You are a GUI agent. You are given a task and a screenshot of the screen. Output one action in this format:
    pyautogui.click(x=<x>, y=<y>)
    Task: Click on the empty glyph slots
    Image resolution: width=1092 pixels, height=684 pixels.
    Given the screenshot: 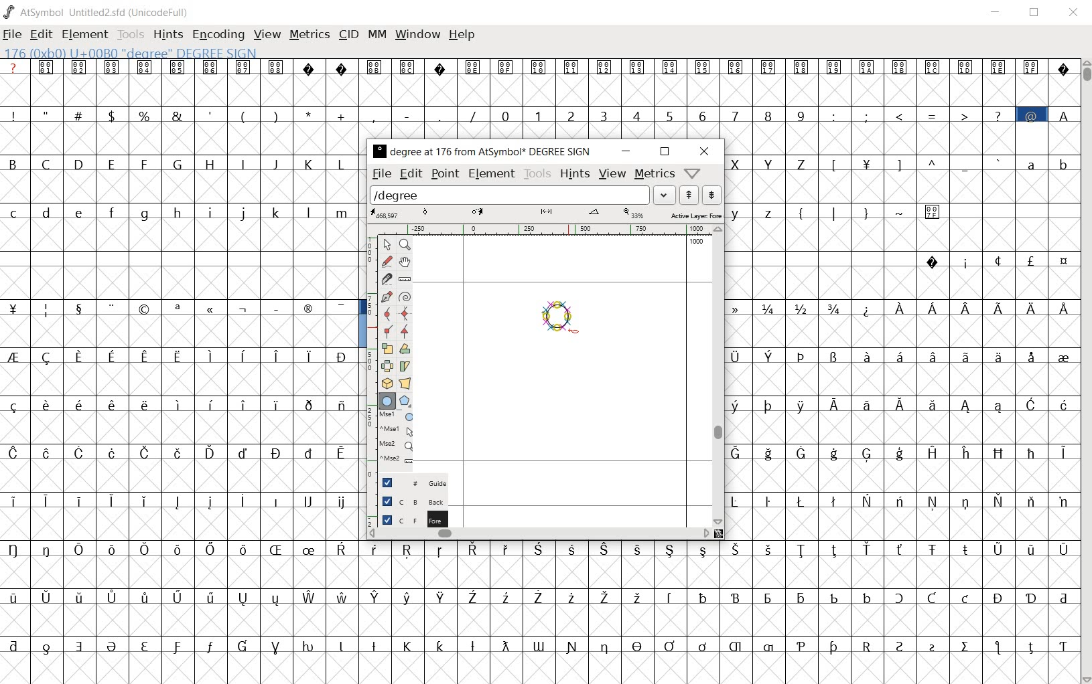 What is the action you would take?
    pyautogui.click(x=179, y=238)
    